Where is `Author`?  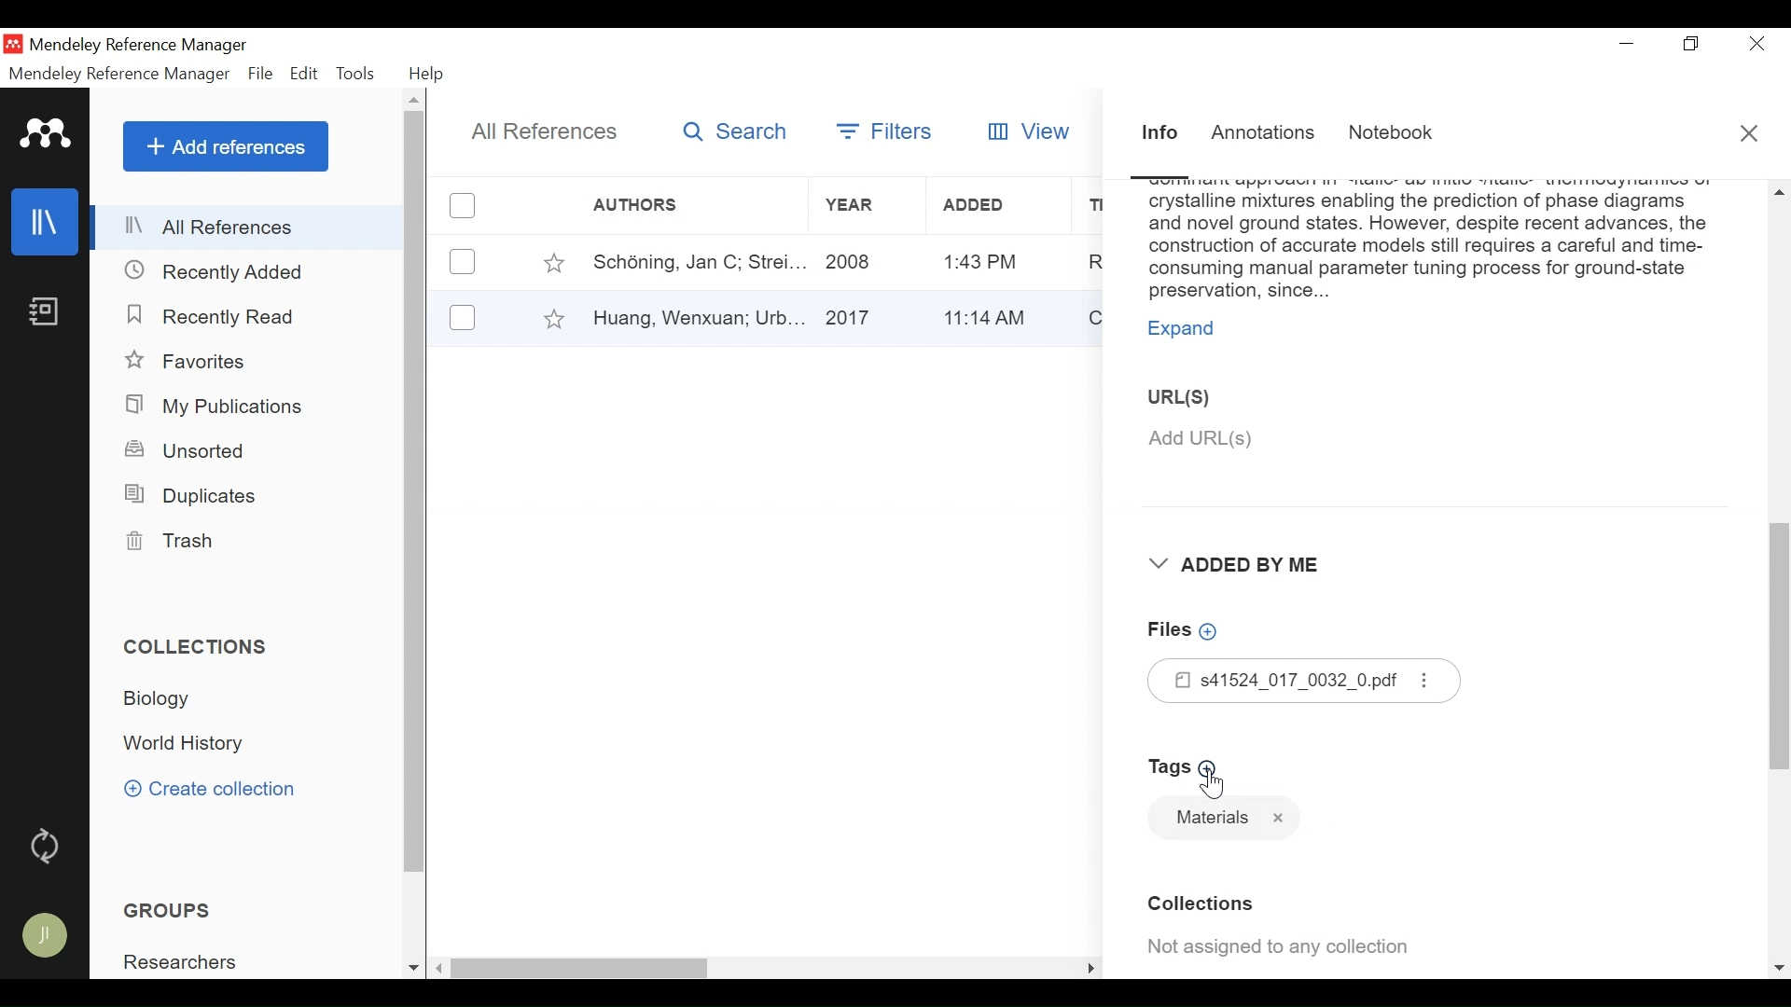
Author is located at coordinates (667, 205).